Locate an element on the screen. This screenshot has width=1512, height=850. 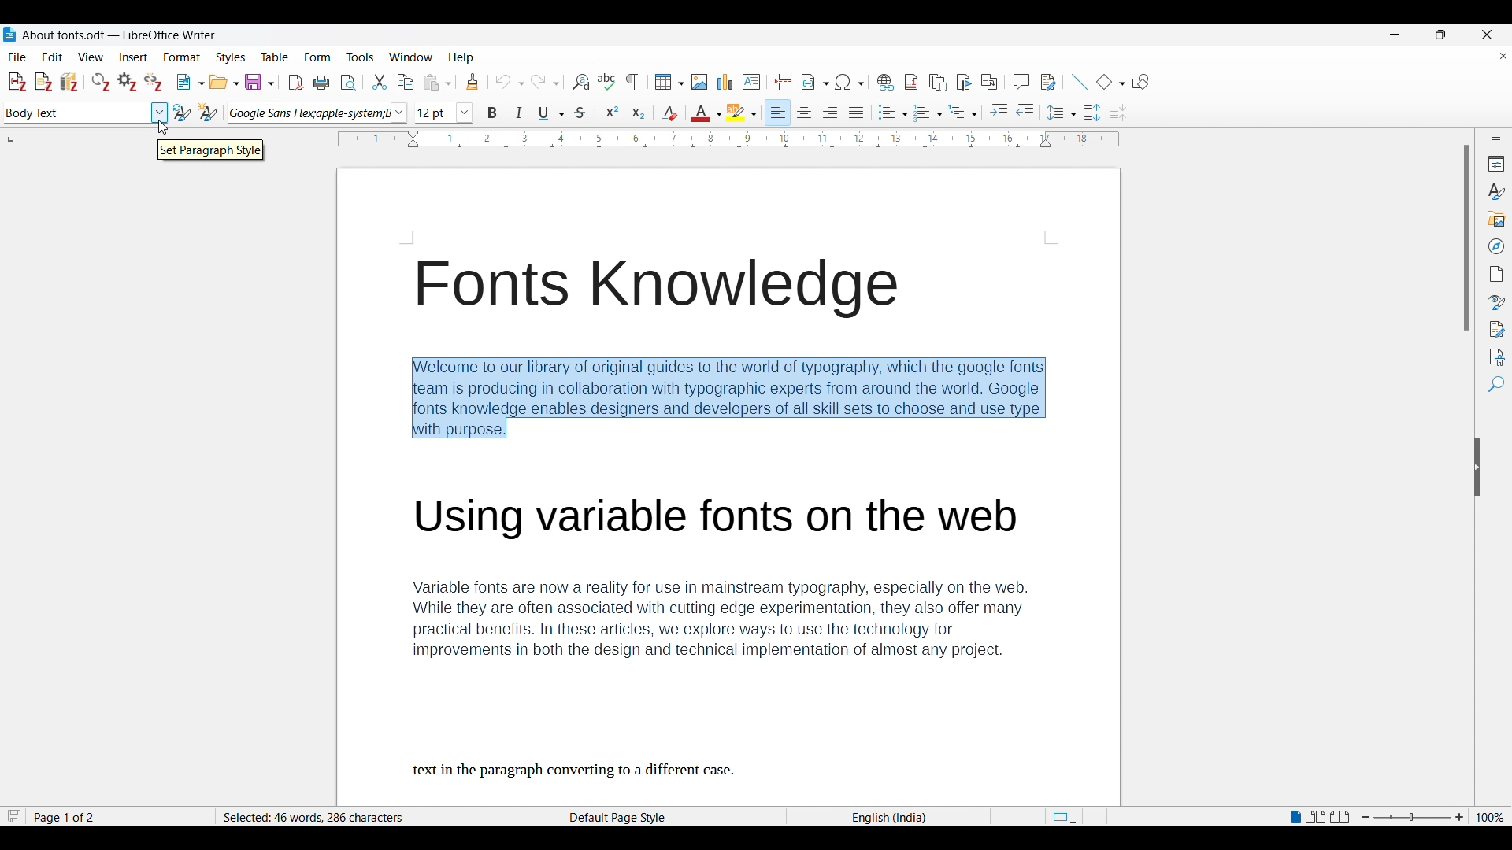
Cursor is located at coordinates (163, 128).